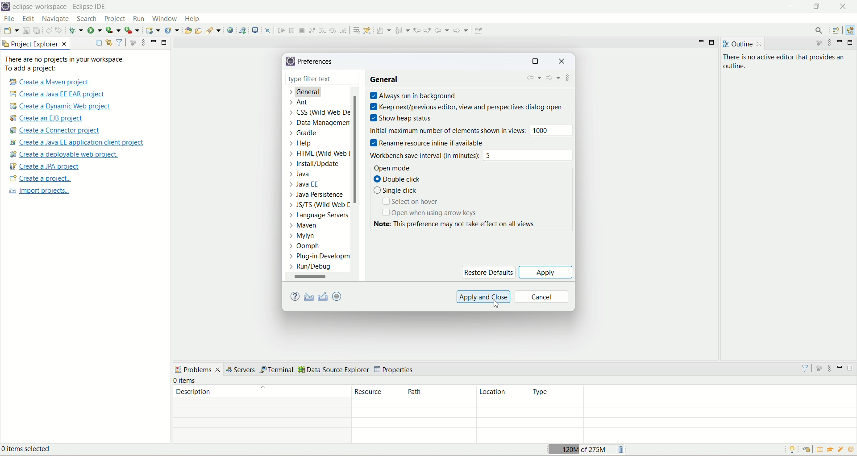 The width and height of the screenshot is (857, 456). I want to click on what's new, so click(841, 451).